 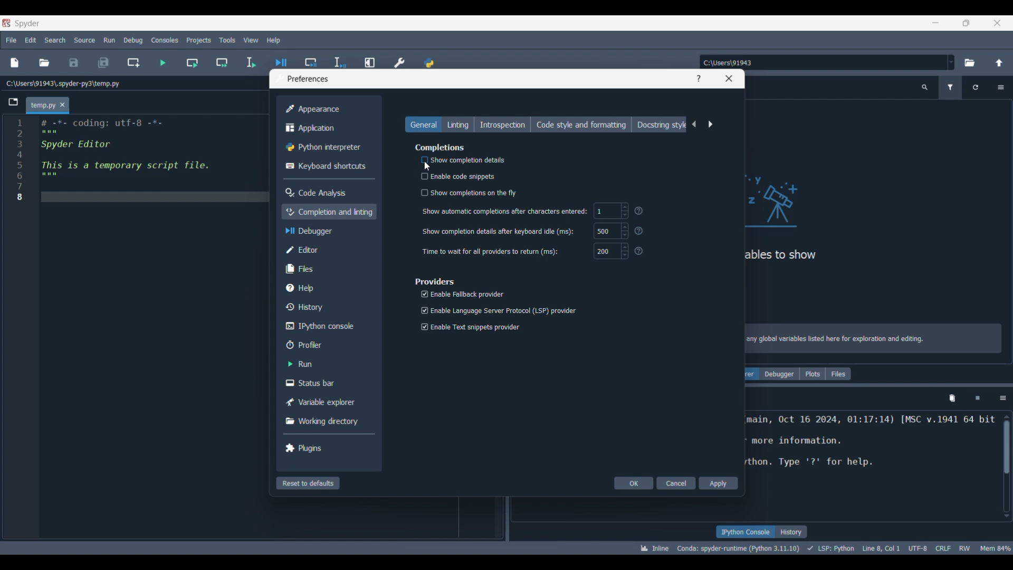 I want to click on Files, so click(x=327, y=269).